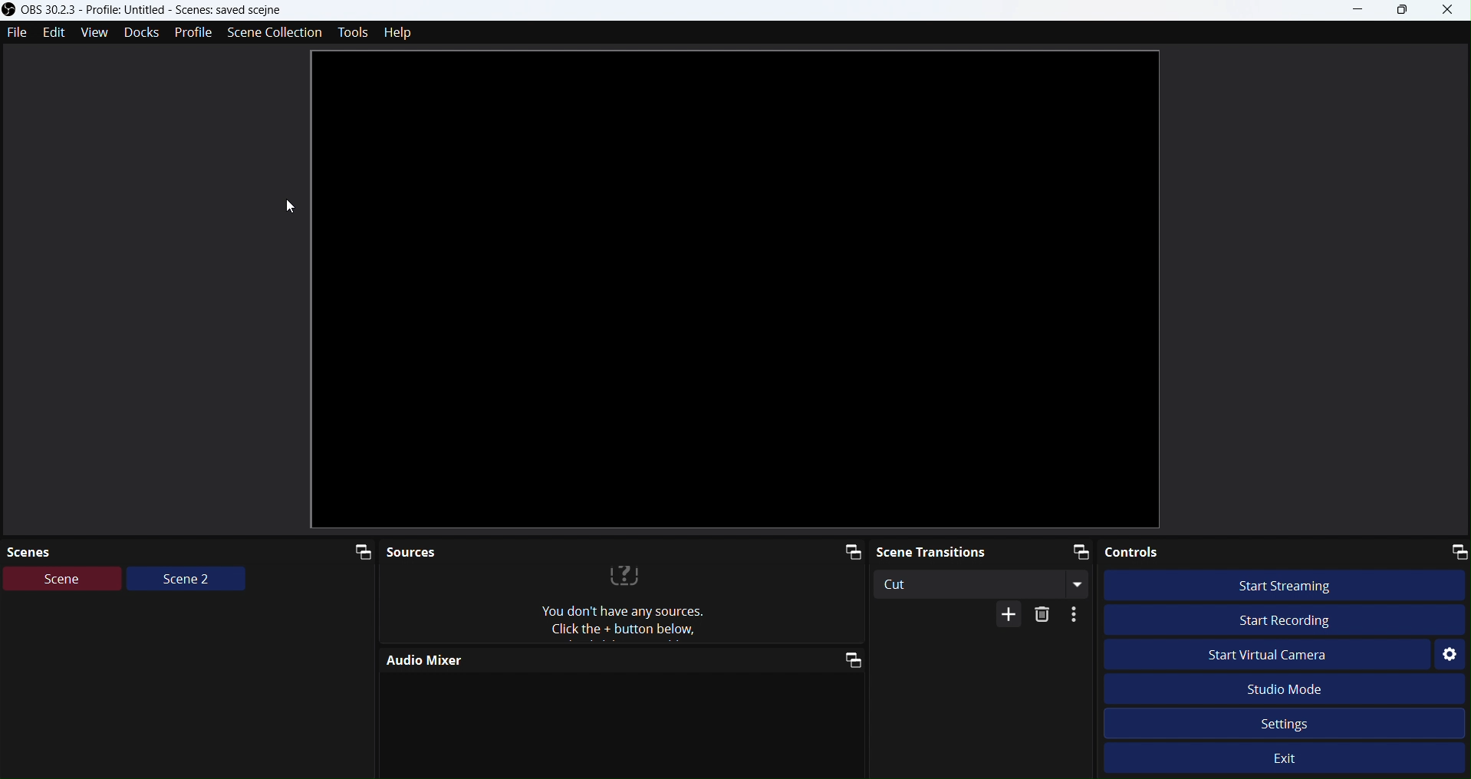 The width and height of the screenshot is (1471, 779). I want to click on Studio Mode, so click(1287, 690).